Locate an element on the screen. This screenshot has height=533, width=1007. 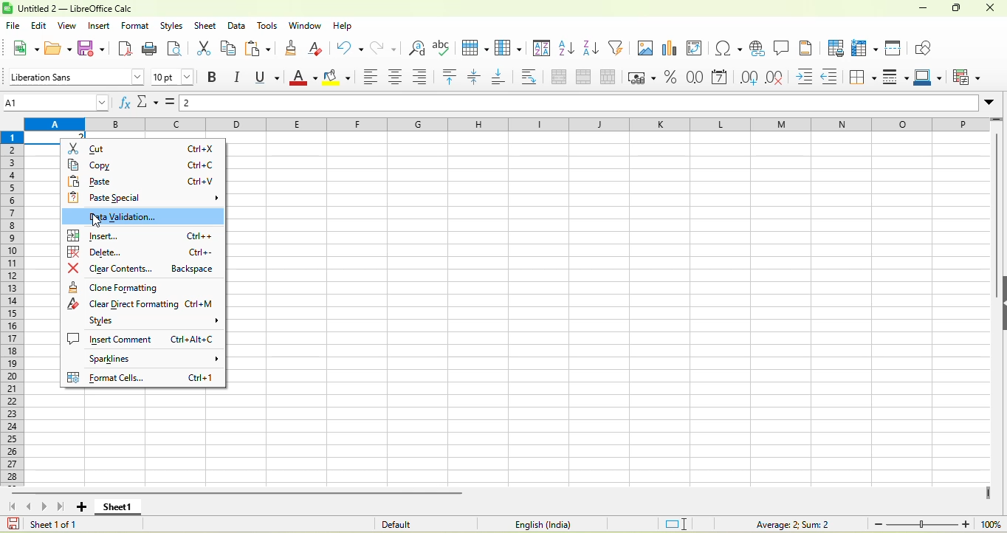
font size is located at coordinates (171, 77).